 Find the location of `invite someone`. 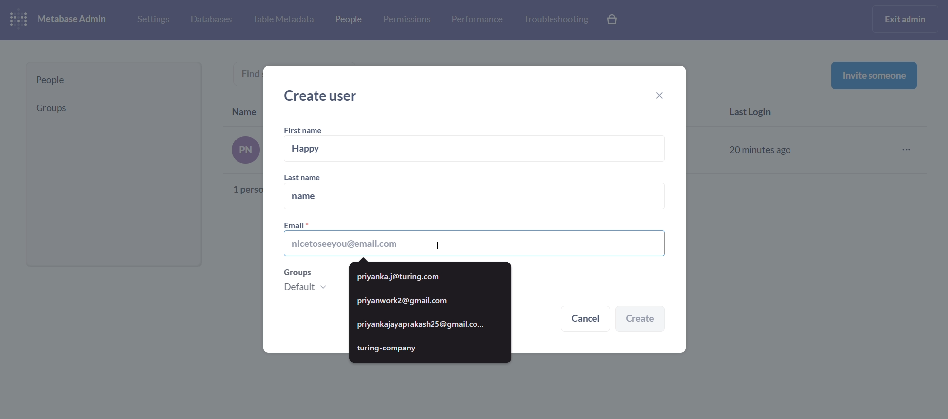

invite someone is located at coordinates (874, 75).